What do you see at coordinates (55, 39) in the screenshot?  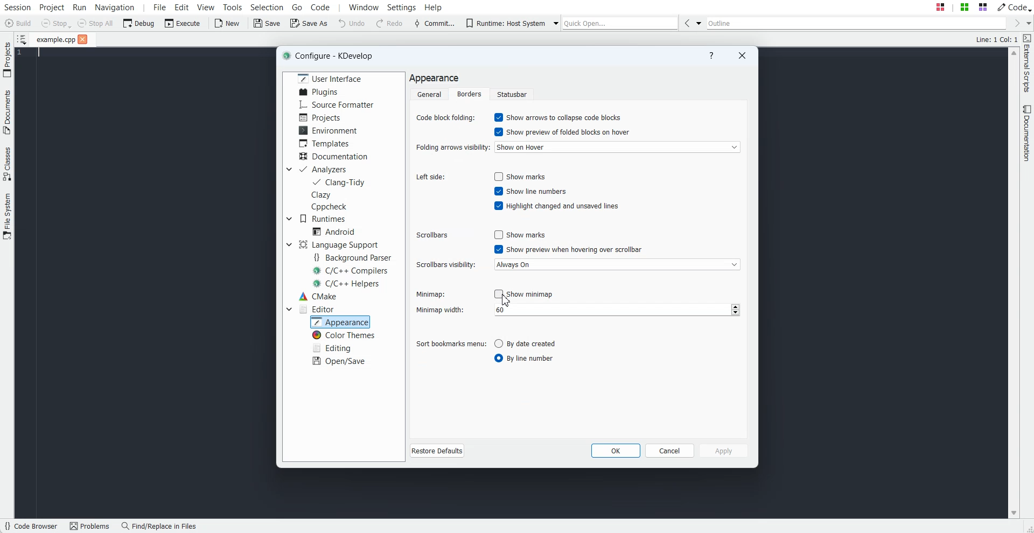 I see `File` at bounding box center [55, 39].